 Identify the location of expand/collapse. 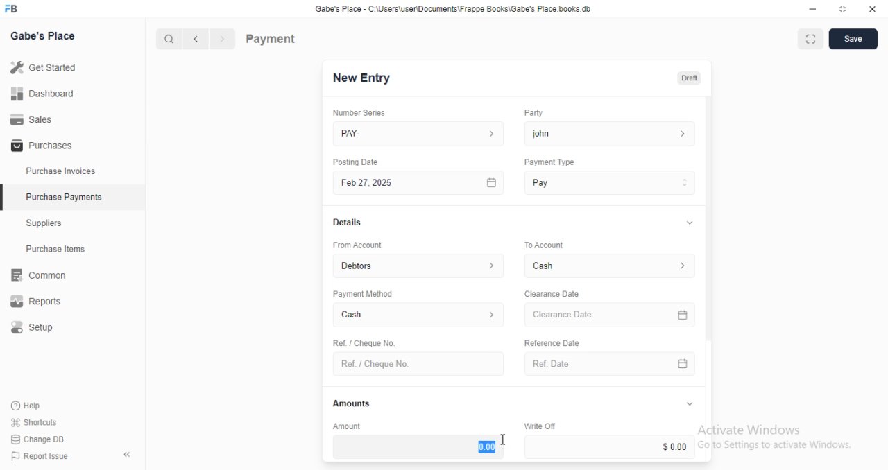
(689, 404).